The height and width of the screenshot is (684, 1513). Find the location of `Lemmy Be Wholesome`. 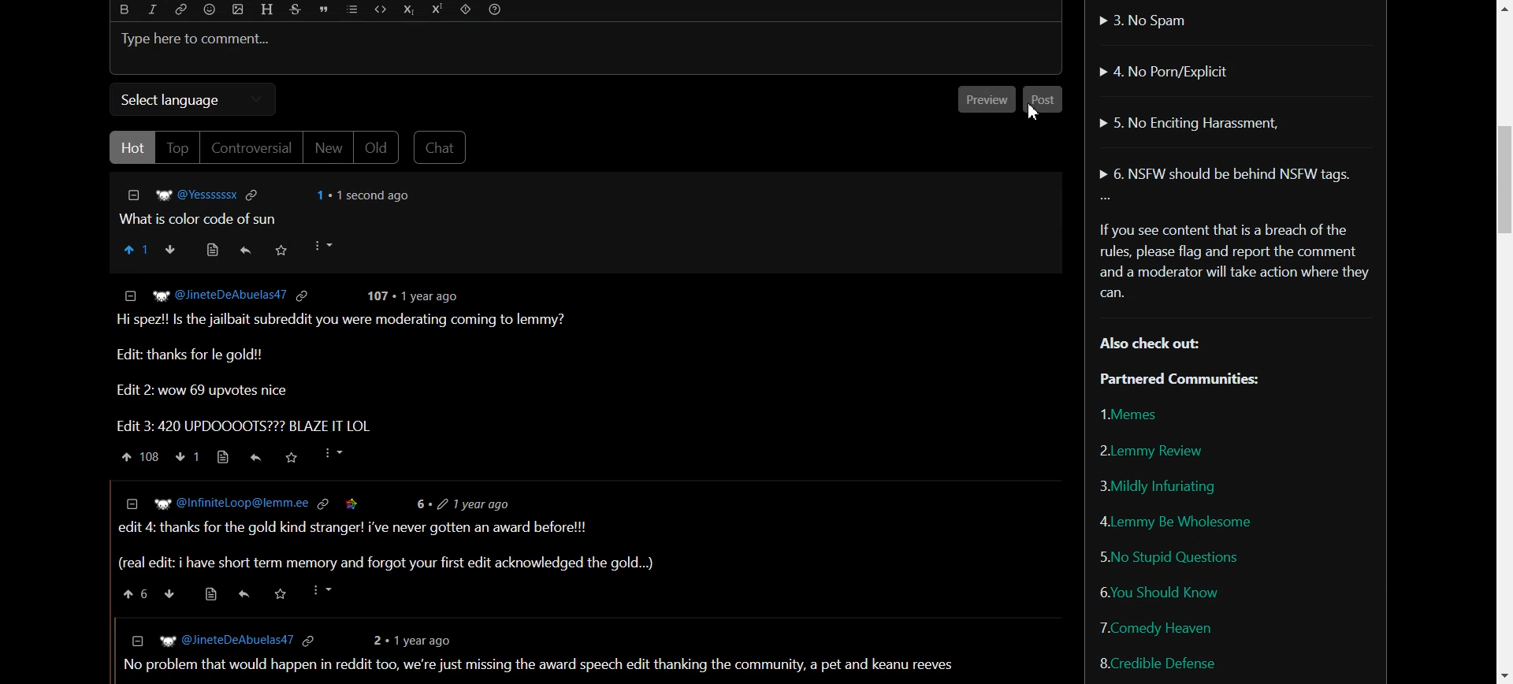

Lemmy Be Wholesome is located at coordinates (1175, 521).